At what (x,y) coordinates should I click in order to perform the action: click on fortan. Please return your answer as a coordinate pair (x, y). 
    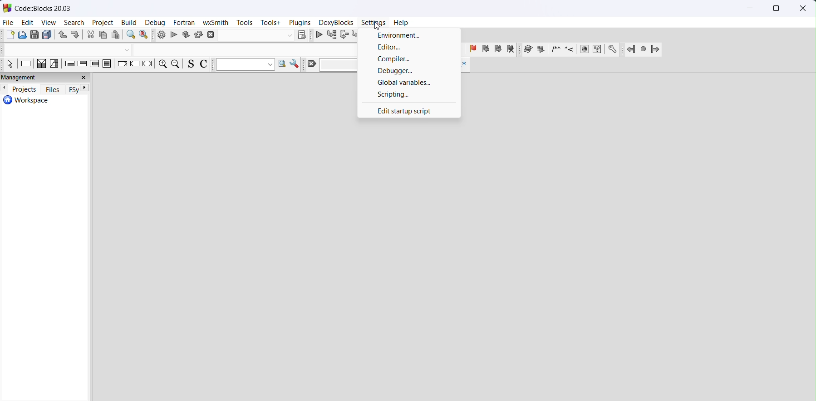
    Looking at the image, I should click on (185, 23).